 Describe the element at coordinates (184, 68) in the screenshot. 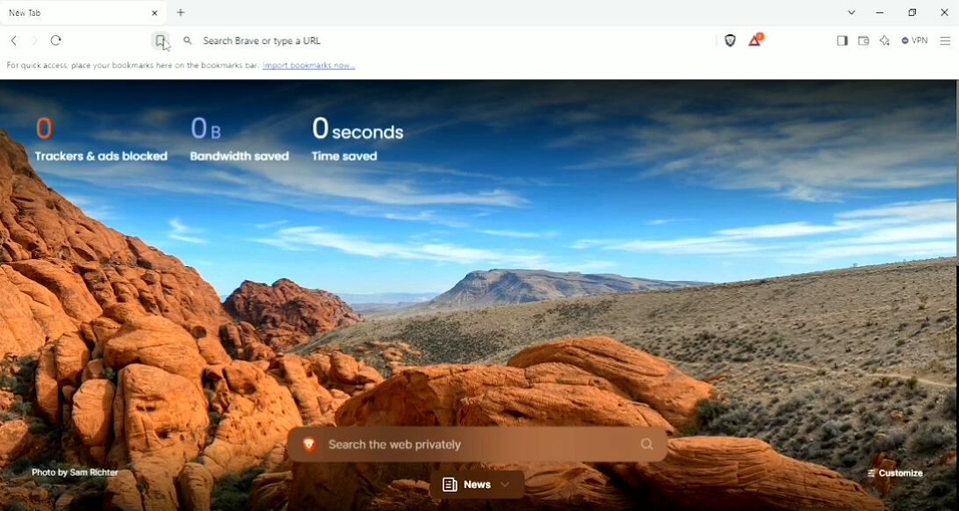

I see `For quick access, place your bookmarks here on the bookmarks bar.  Import bookmarks now` at that location.